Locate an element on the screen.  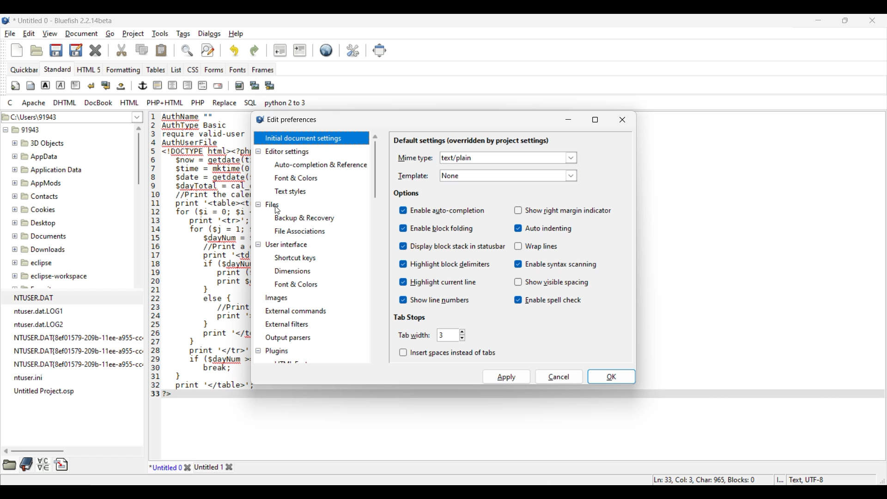
Close tab is located at coordinates (188, 467).